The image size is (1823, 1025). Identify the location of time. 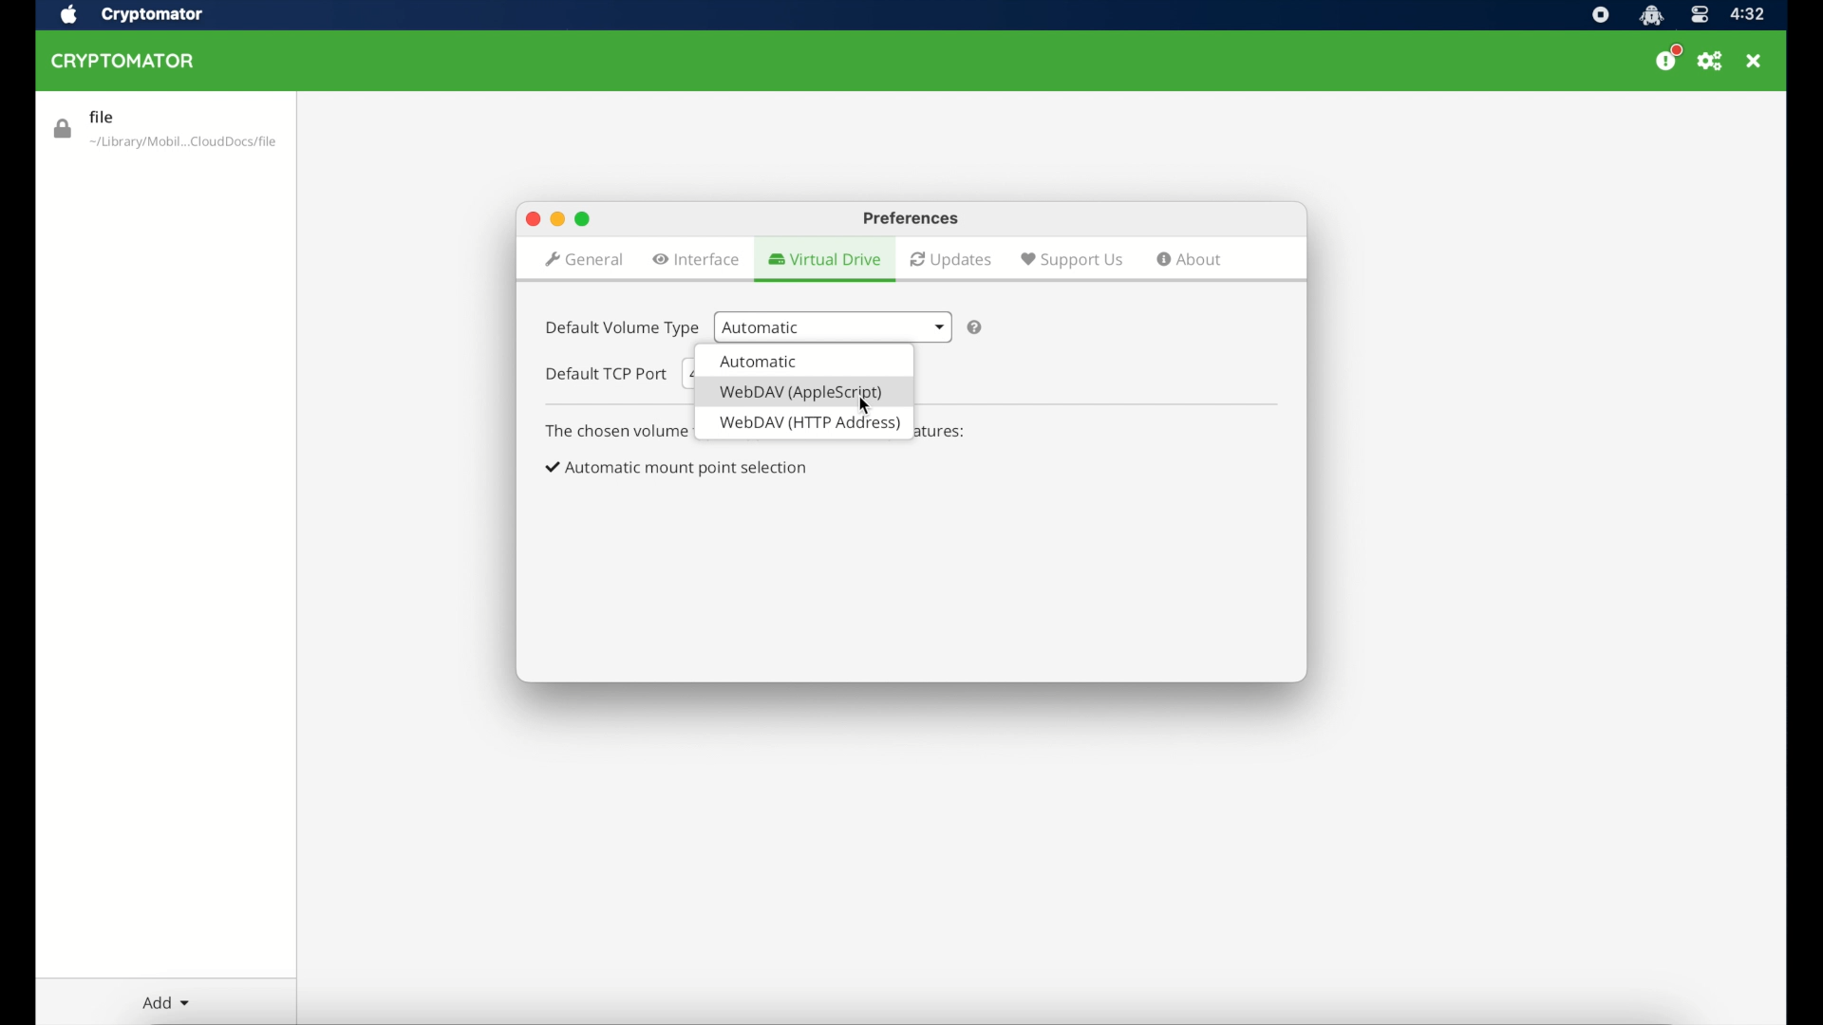
(1747, 15).